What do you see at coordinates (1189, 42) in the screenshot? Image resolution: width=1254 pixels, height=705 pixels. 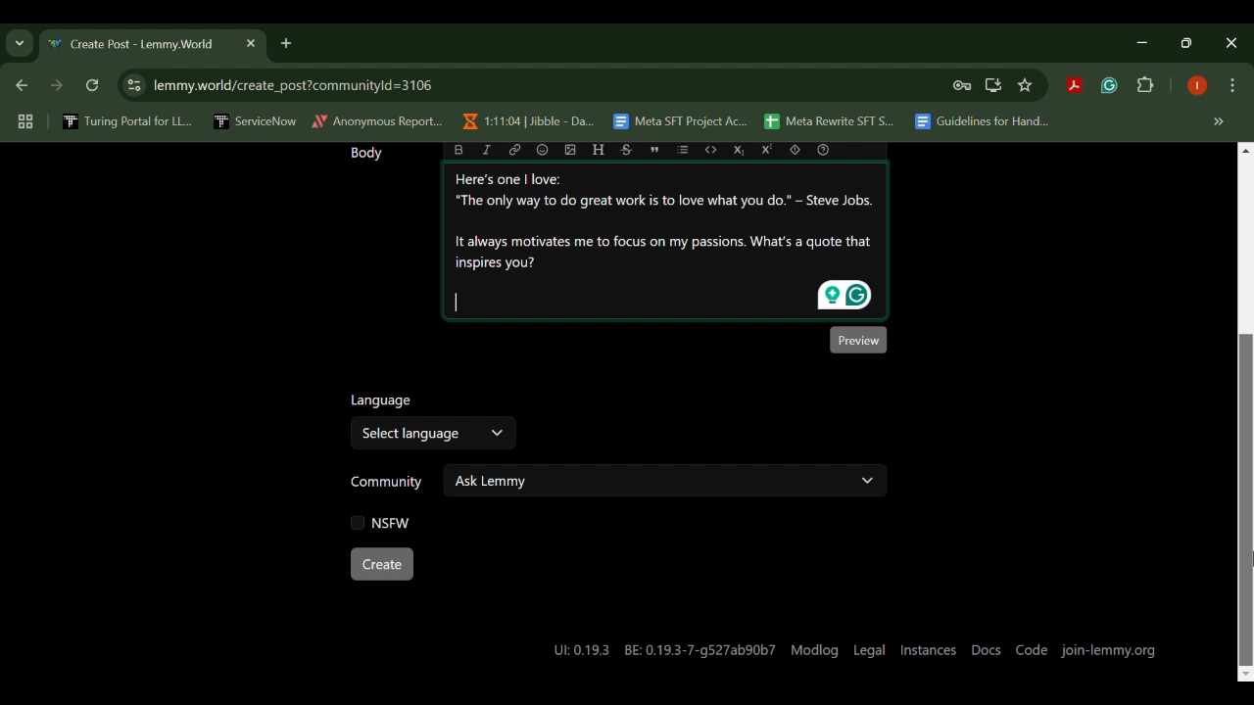 I see `Minimize Window` at bounding box center [1189, 42].